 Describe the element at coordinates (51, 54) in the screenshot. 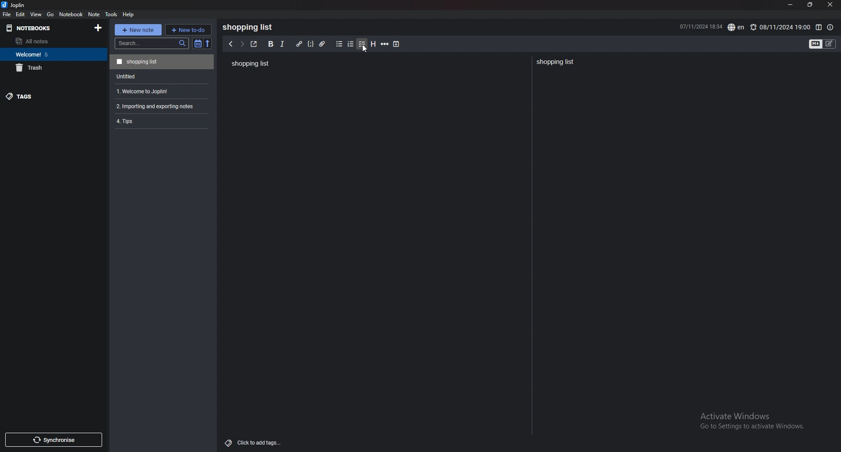

I see `Welcome 5` at that location.